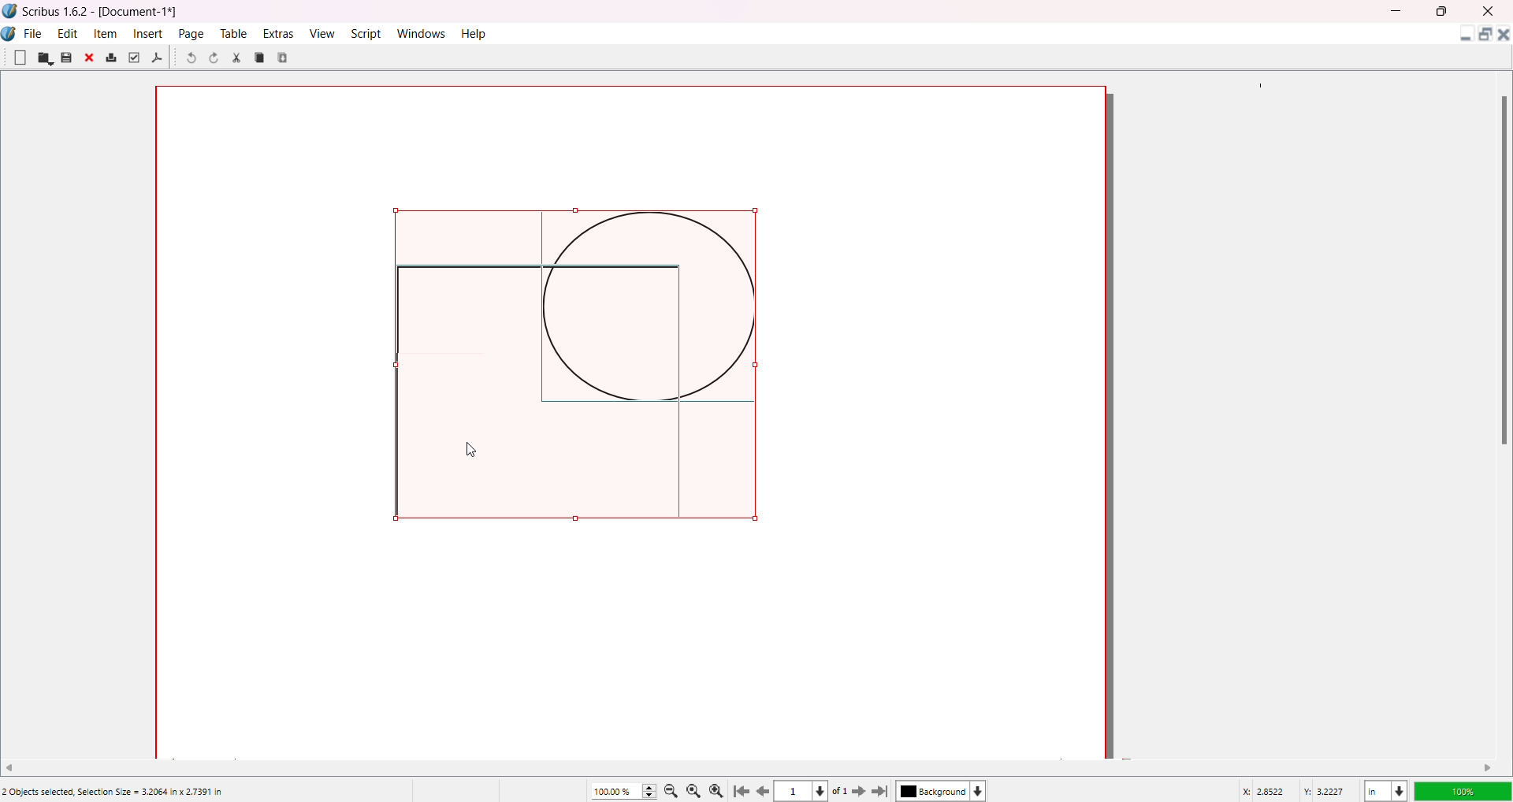  I want to click on Latitude/Longitude, so click(1296, 790).